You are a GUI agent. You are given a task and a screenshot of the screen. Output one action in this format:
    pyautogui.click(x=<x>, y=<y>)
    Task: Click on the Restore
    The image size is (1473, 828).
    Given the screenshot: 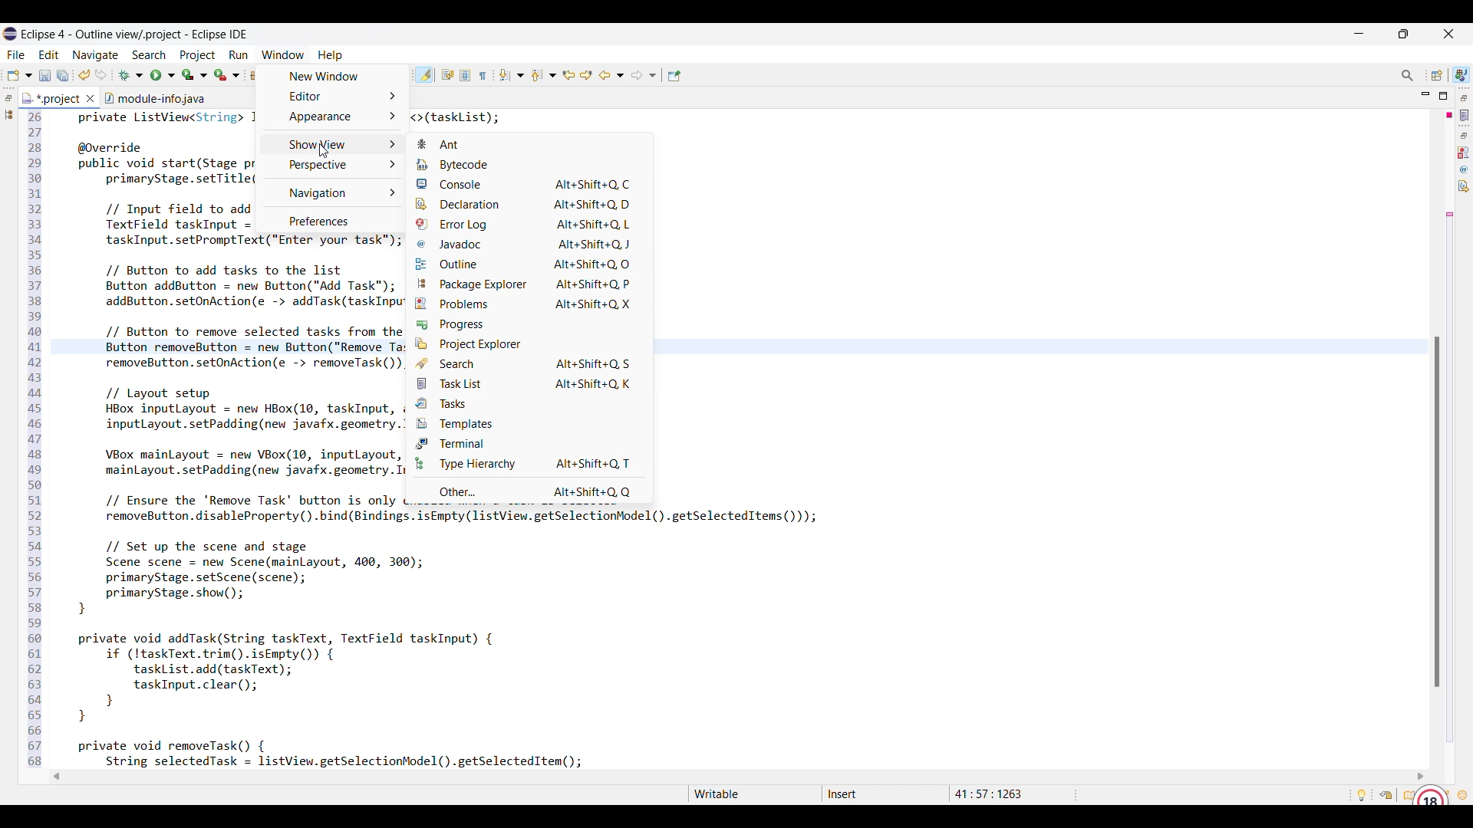 What is the action you would take?
    pyautogui.click(x=1465, y=136)
    